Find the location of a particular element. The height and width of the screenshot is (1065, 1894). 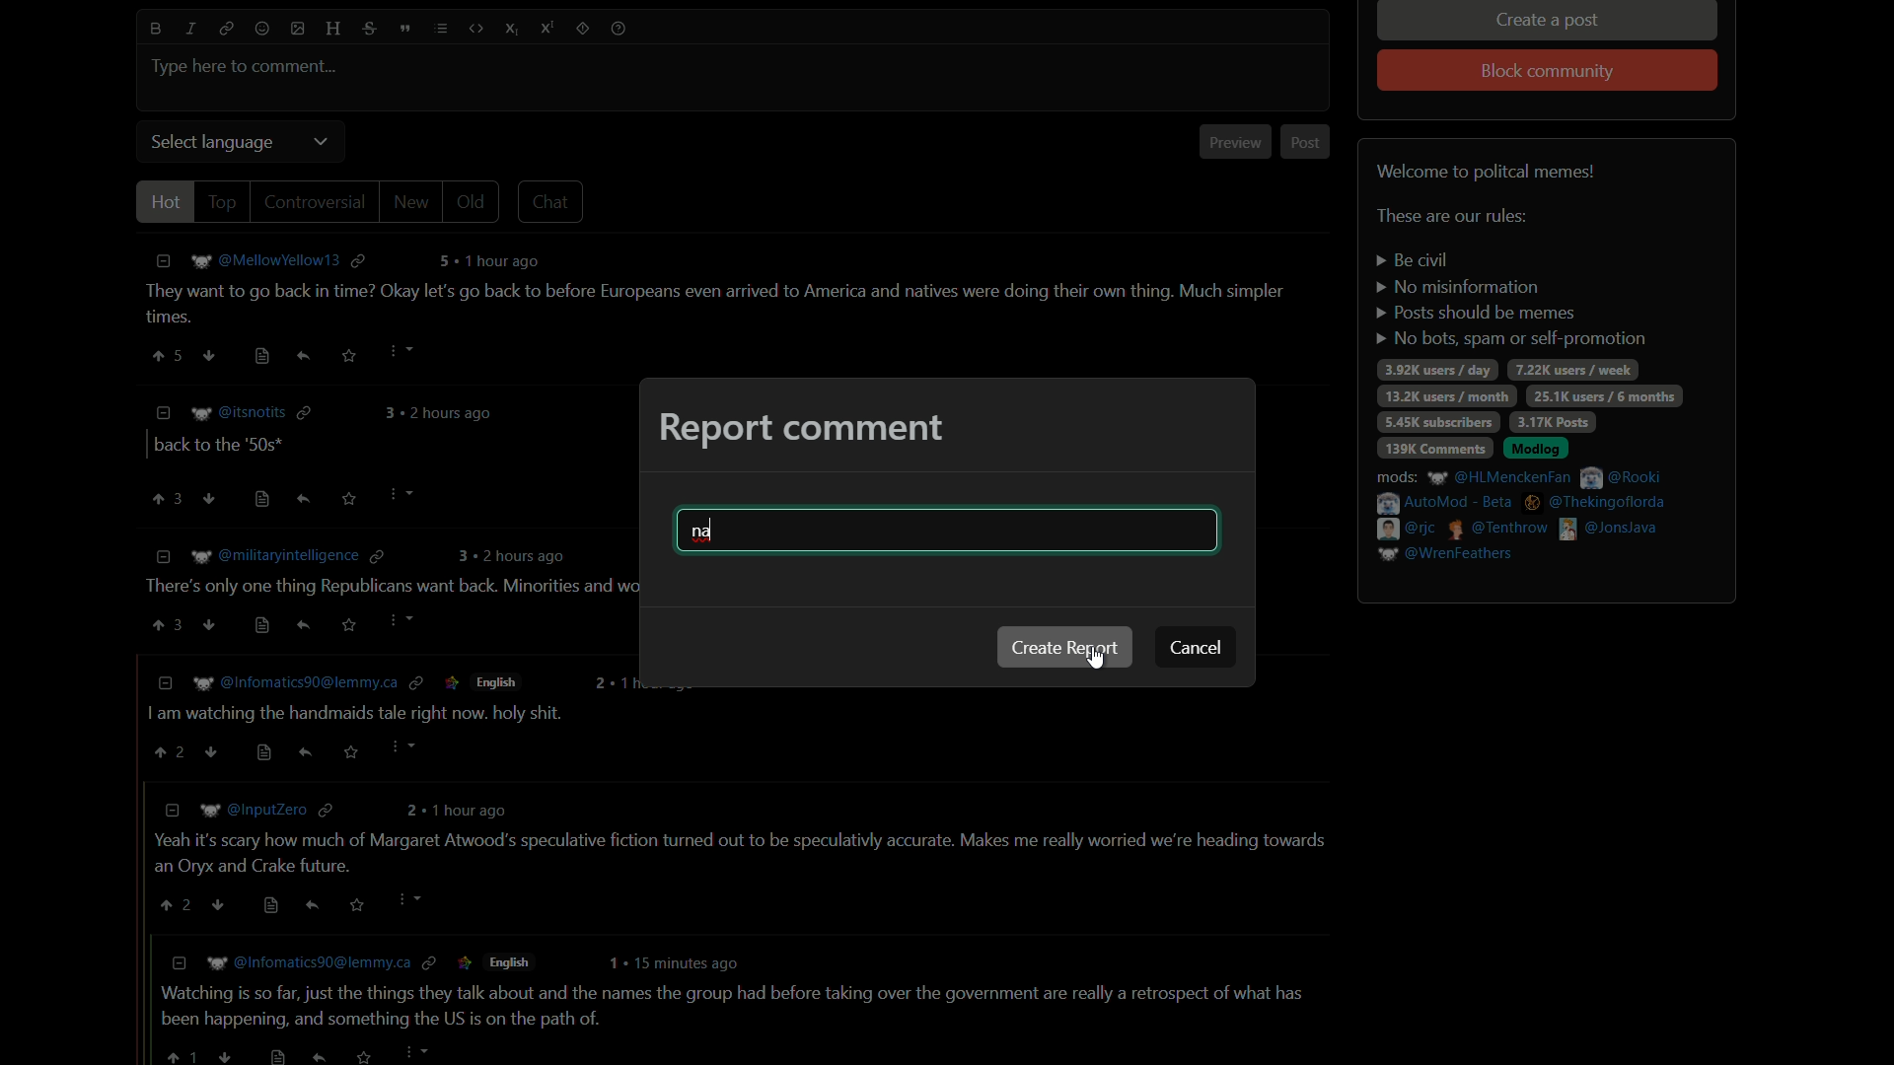

quote is located at coordinates (404, 28).